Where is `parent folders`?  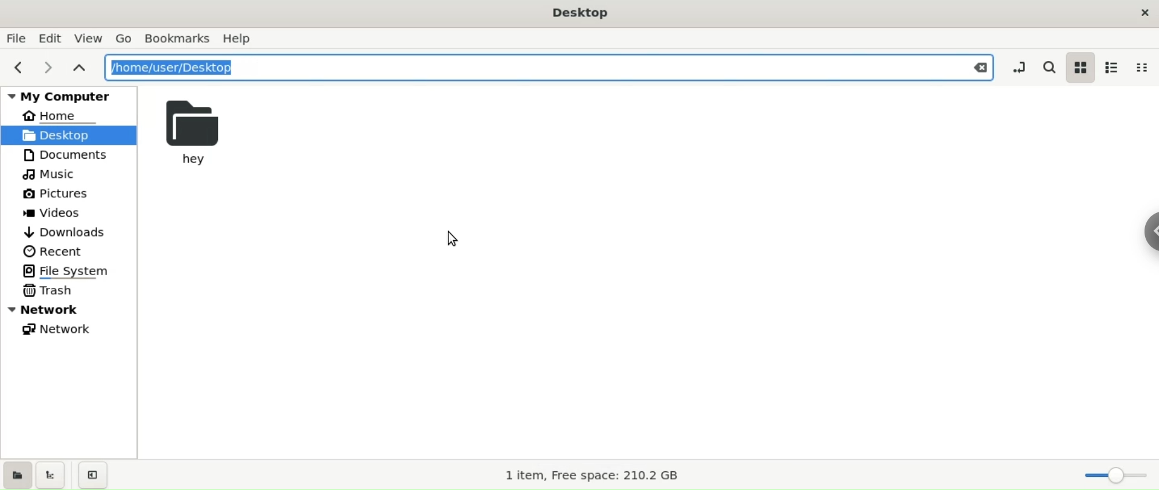
parent folders is located at coordinates (80, 66).